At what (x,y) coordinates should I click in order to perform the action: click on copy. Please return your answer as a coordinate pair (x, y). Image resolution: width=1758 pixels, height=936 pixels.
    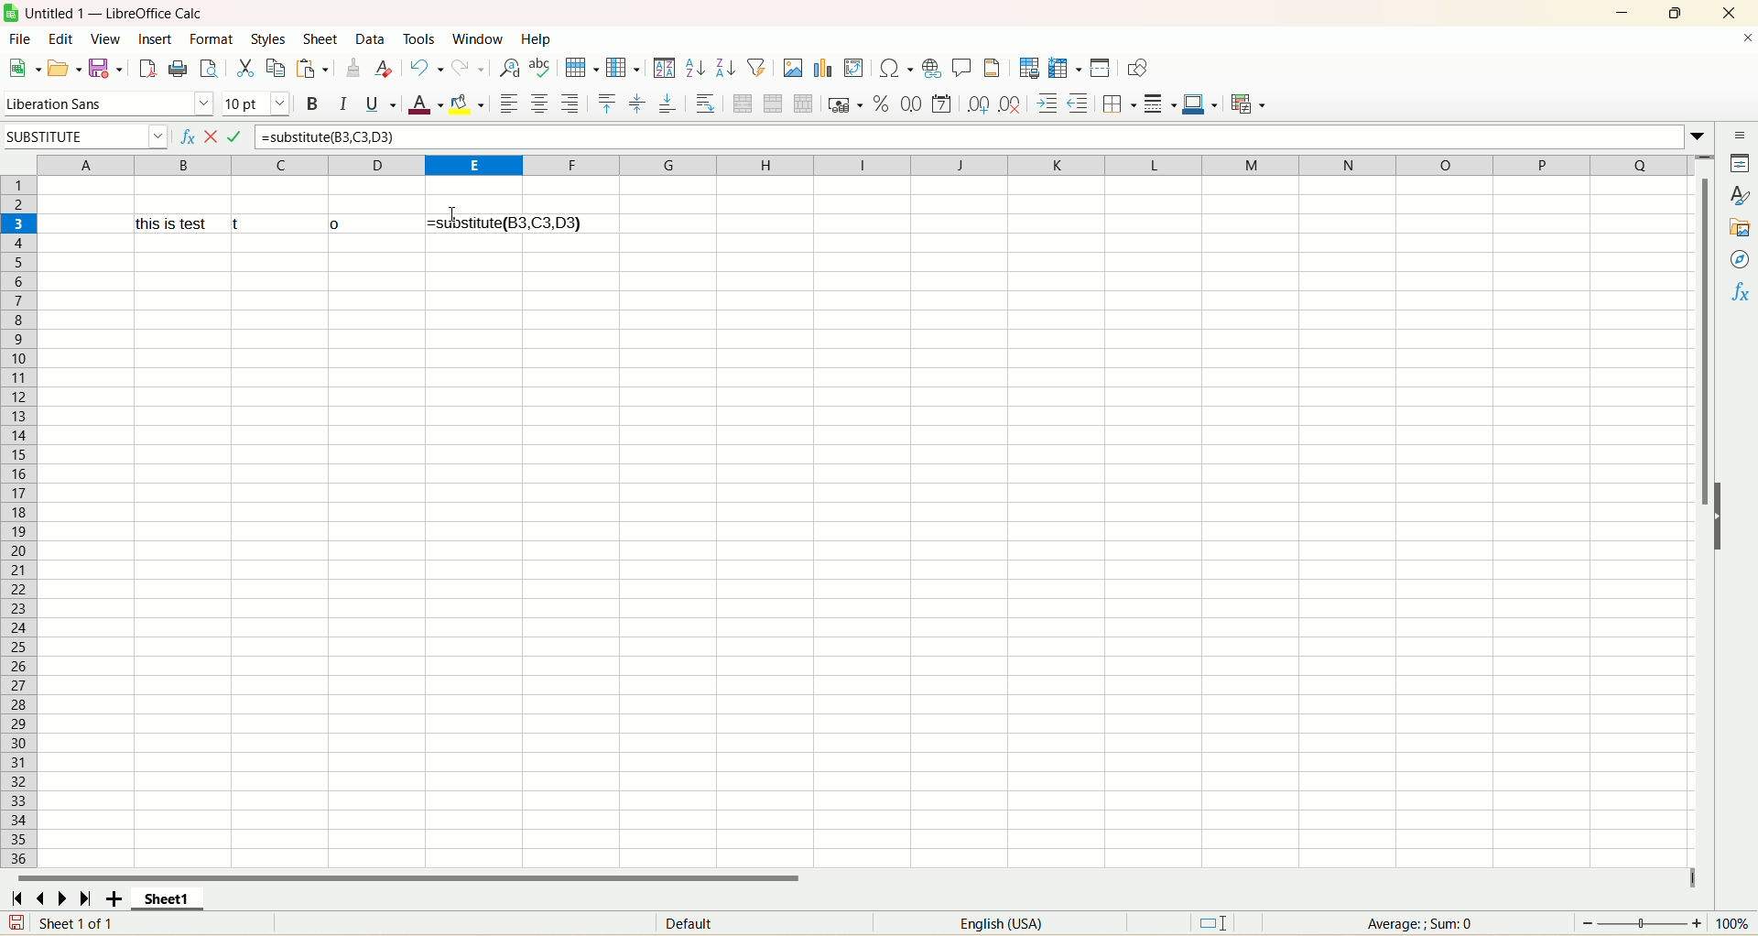
    Looking at the image, I should click on (276, 67).